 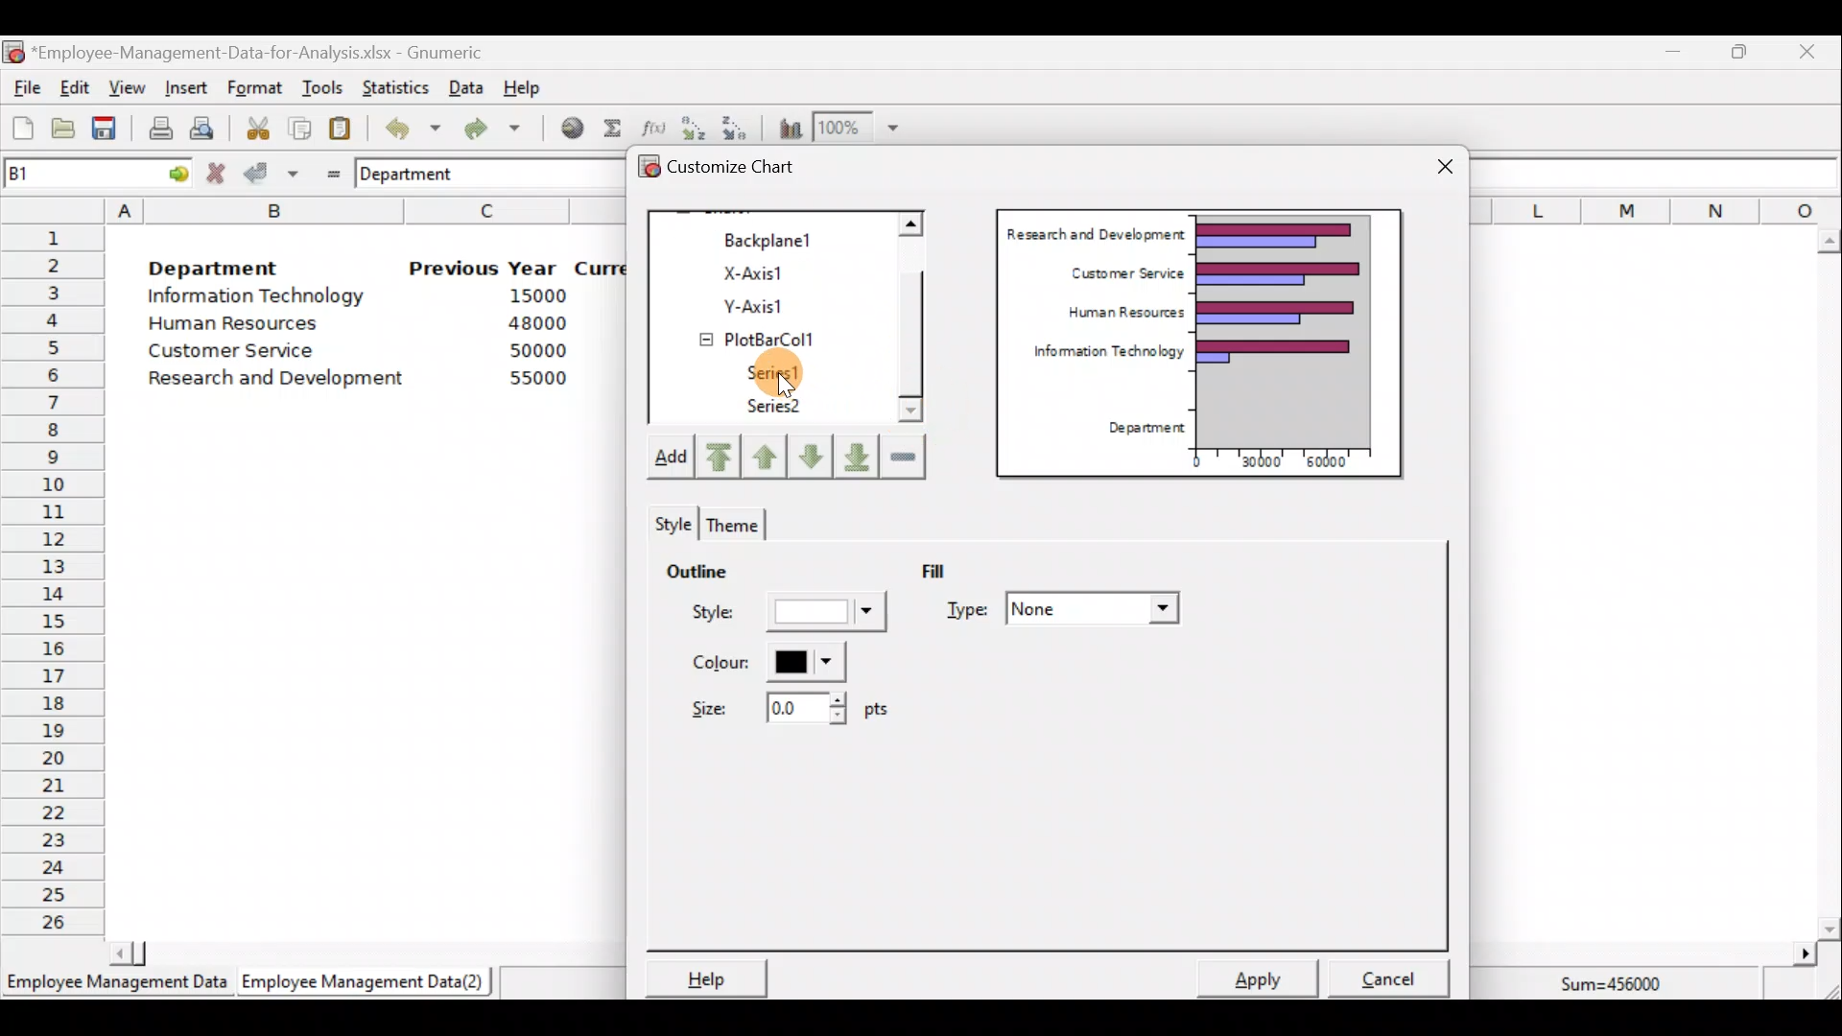 What do you see at coordinates (252, 126) in the screenshot?
I see `Cut the selection` at bounding box center [252, 126].